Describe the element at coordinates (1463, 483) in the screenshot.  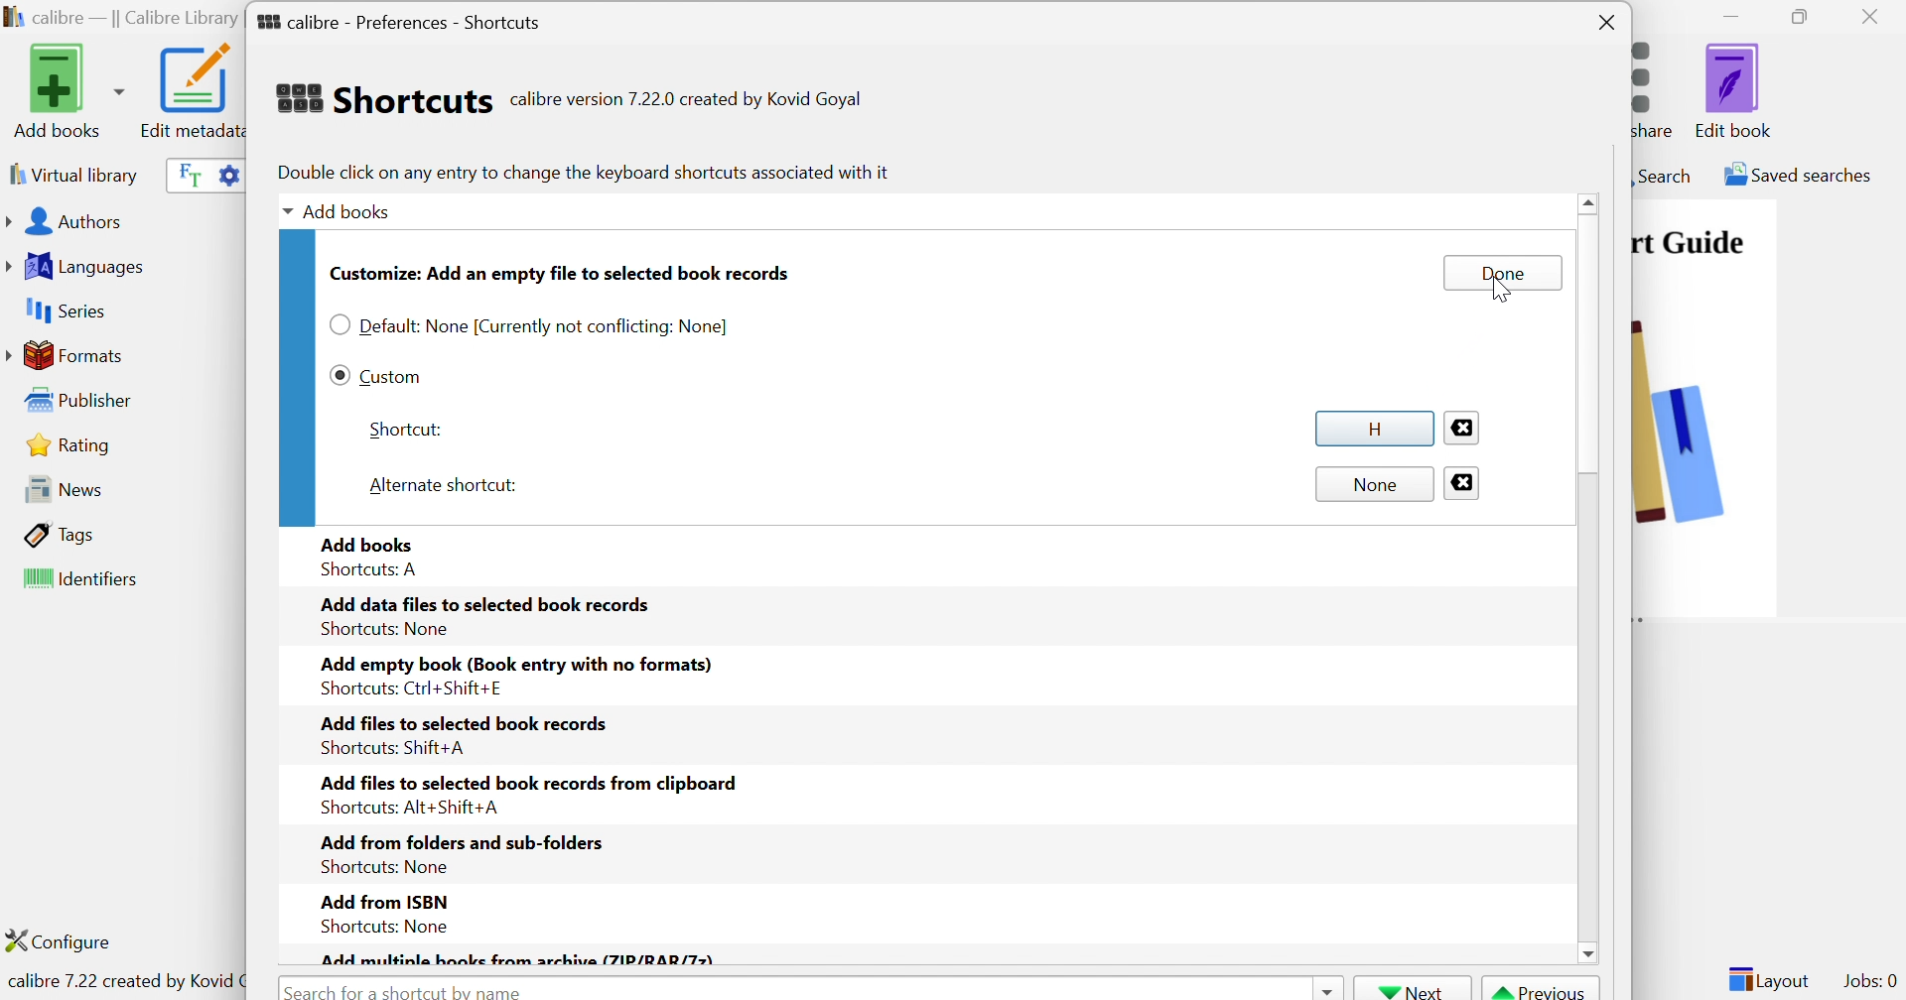
I see `Close` at that location.